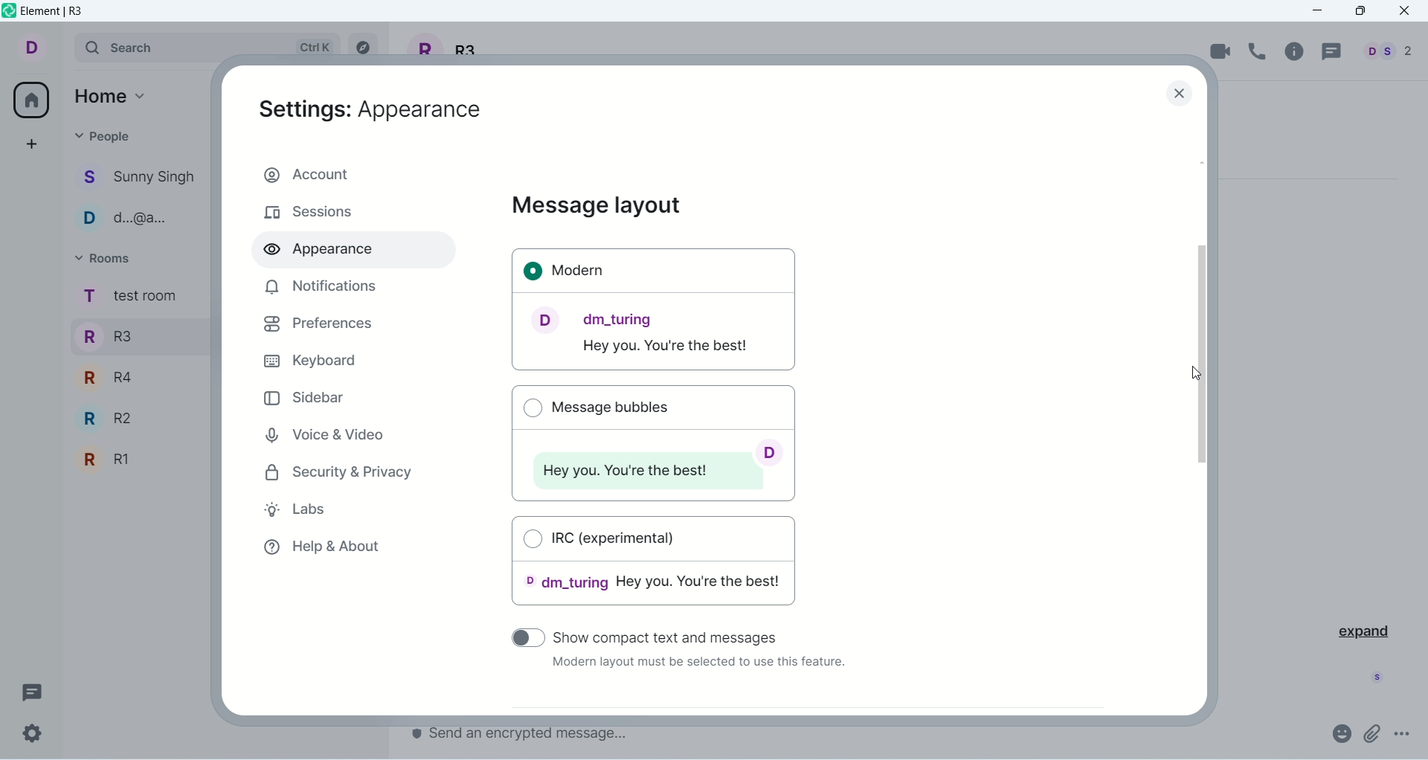 This screenshot has height=760, width=1428. I want to click on account, so click(42, 48).